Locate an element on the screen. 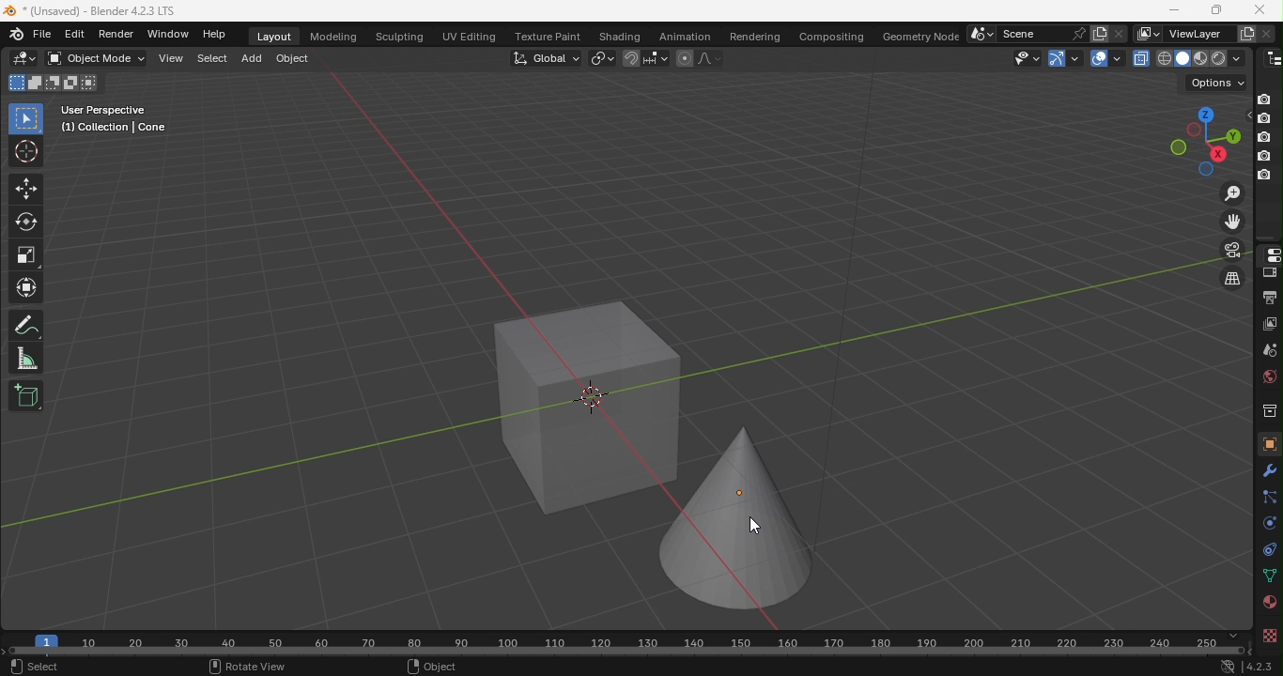 This screenshot has width=1283, height=676. Mode is located at coordinates (36, 84).